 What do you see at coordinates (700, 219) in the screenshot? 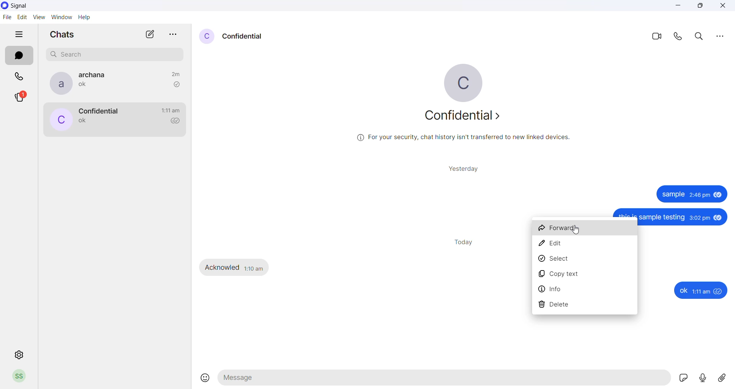
I see `3:02 pm` at bounding box center [700, 219].